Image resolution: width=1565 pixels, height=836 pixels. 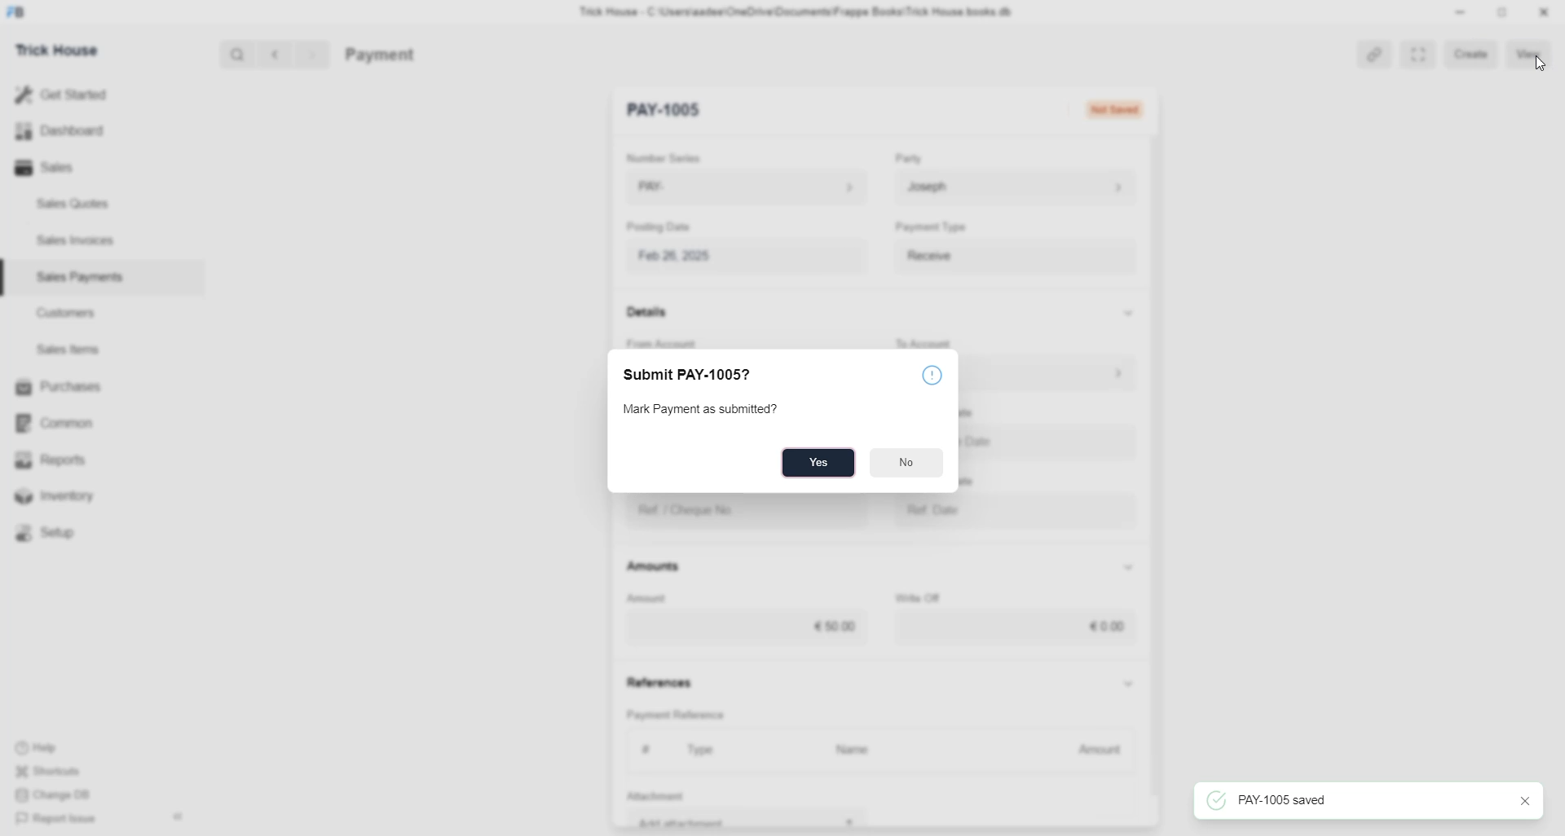 I want to click on Show/Hide, so click(x=1127, y=567).